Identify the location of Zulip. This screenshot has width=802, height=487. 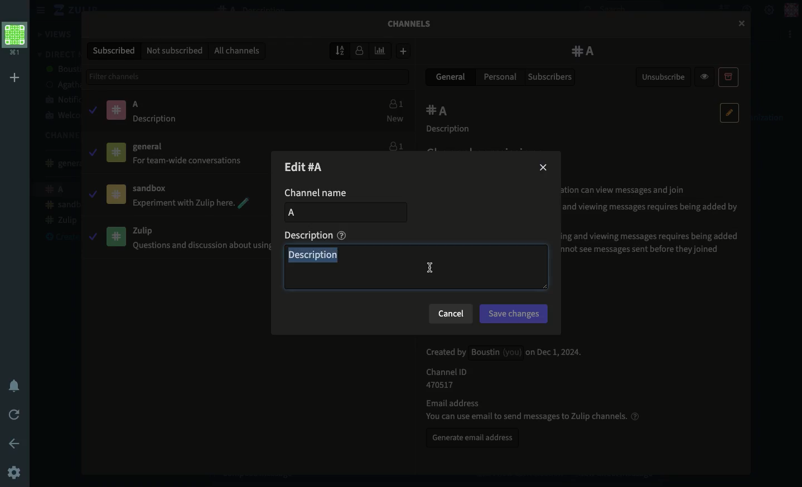
(60, 221).